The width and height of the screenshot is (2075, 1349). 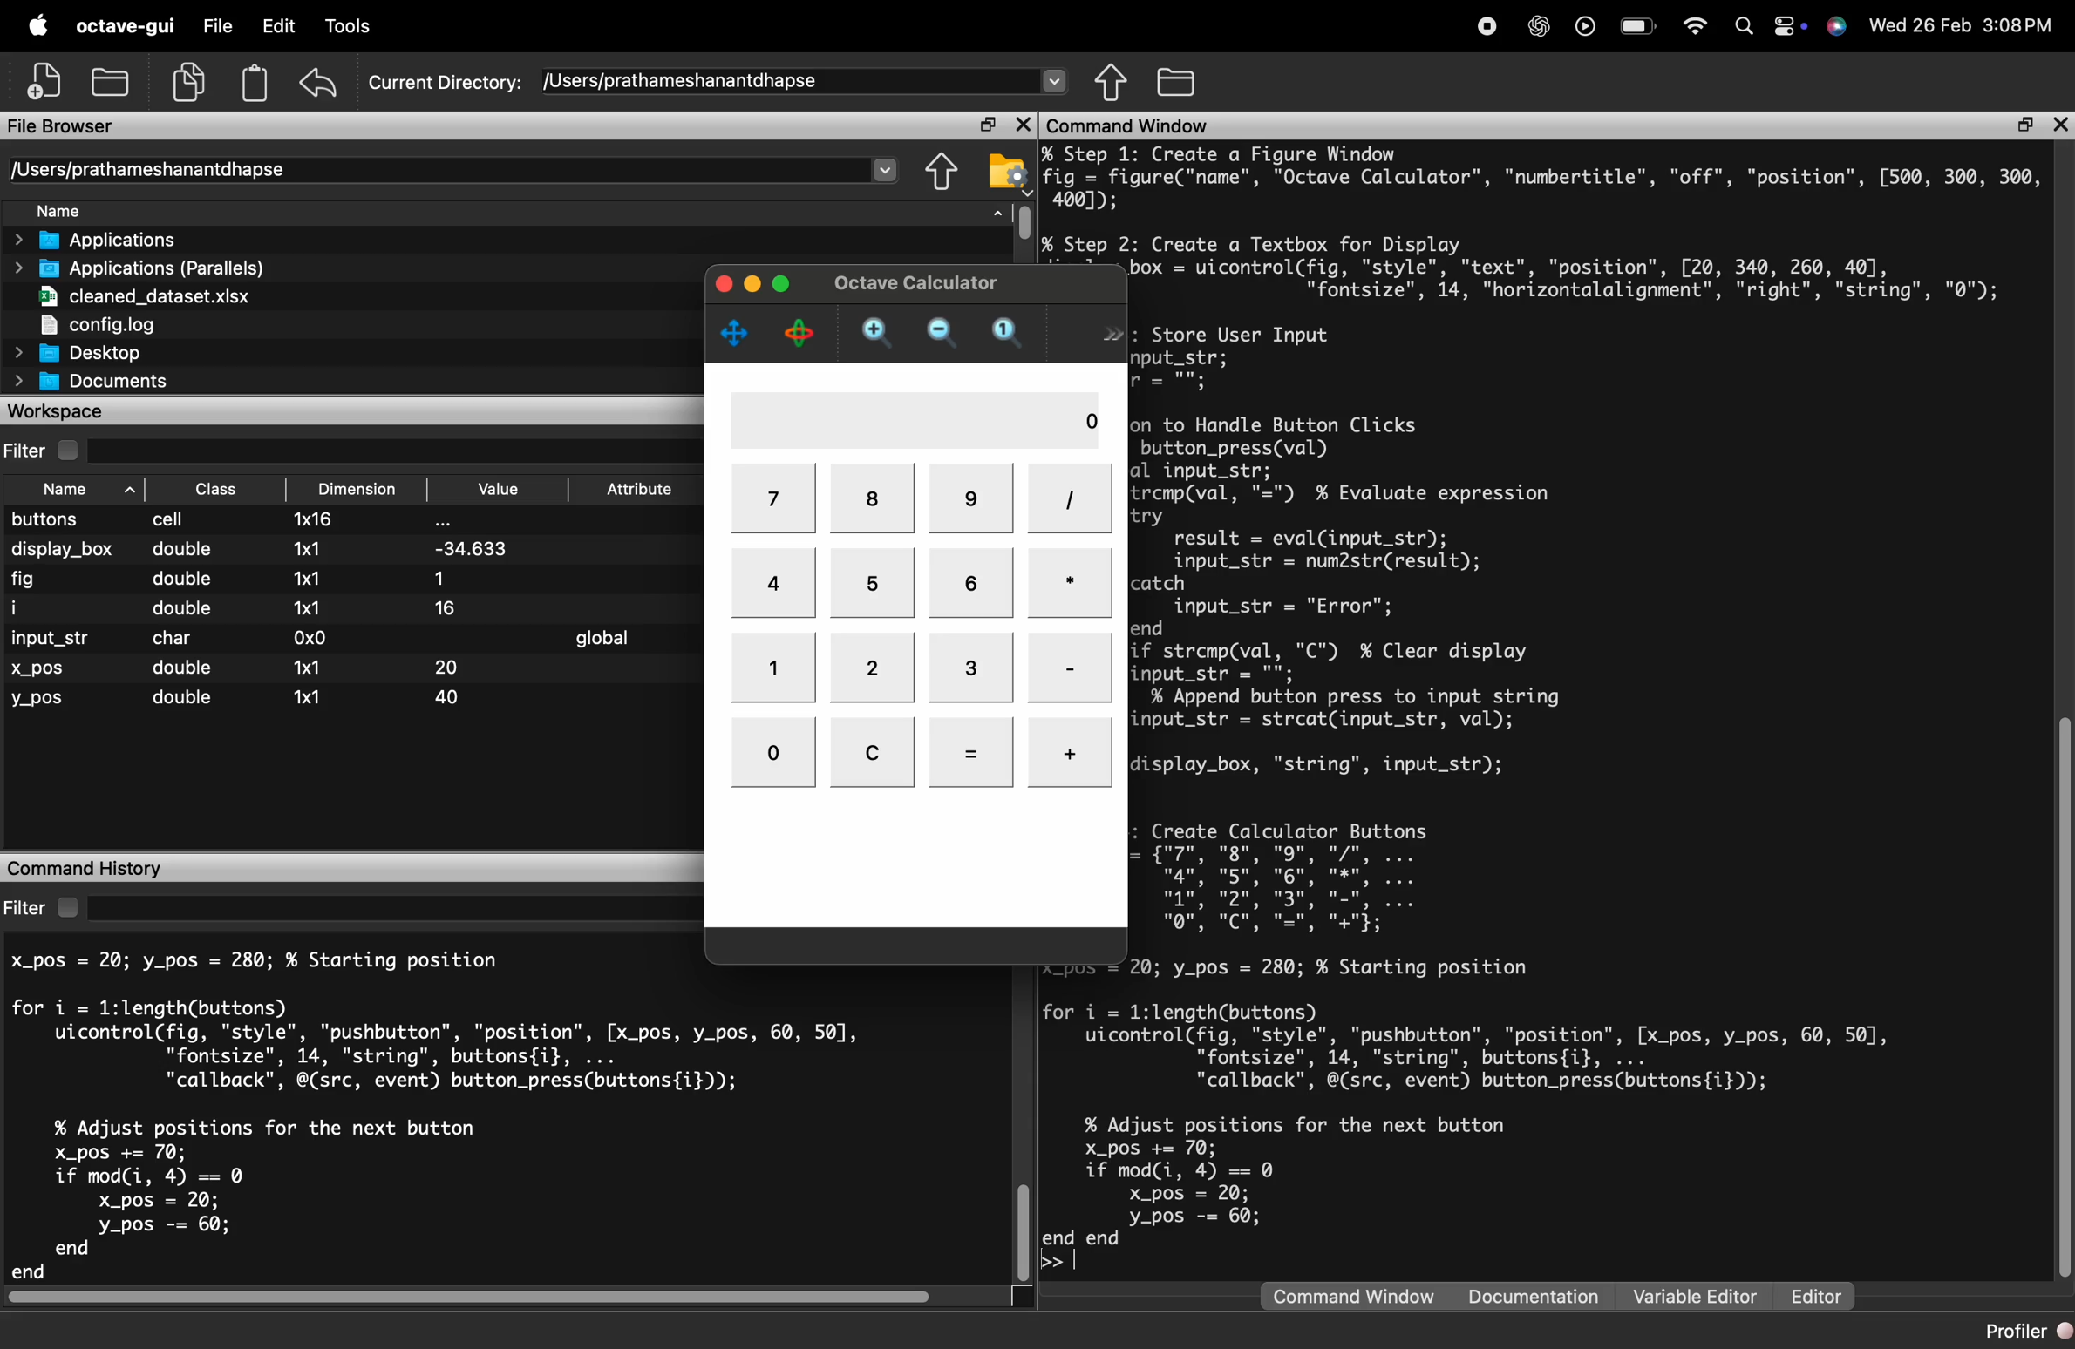 I want to click on Command Window, so click(x=1492, y=127).